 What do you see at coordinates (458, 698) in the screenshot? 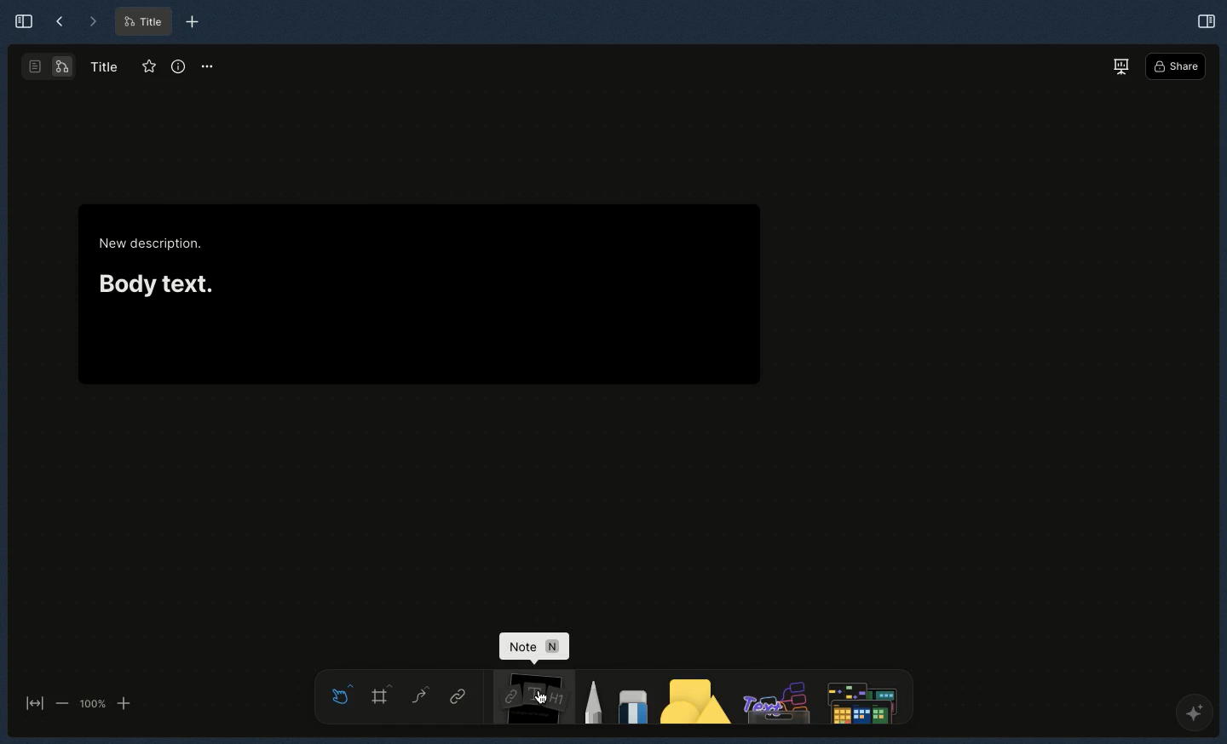
I see `Link` at bounding box center [458, 698].